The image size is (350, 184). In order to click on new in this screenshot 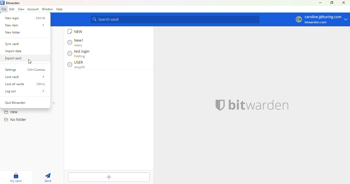, I will do `click(11, 112)`.